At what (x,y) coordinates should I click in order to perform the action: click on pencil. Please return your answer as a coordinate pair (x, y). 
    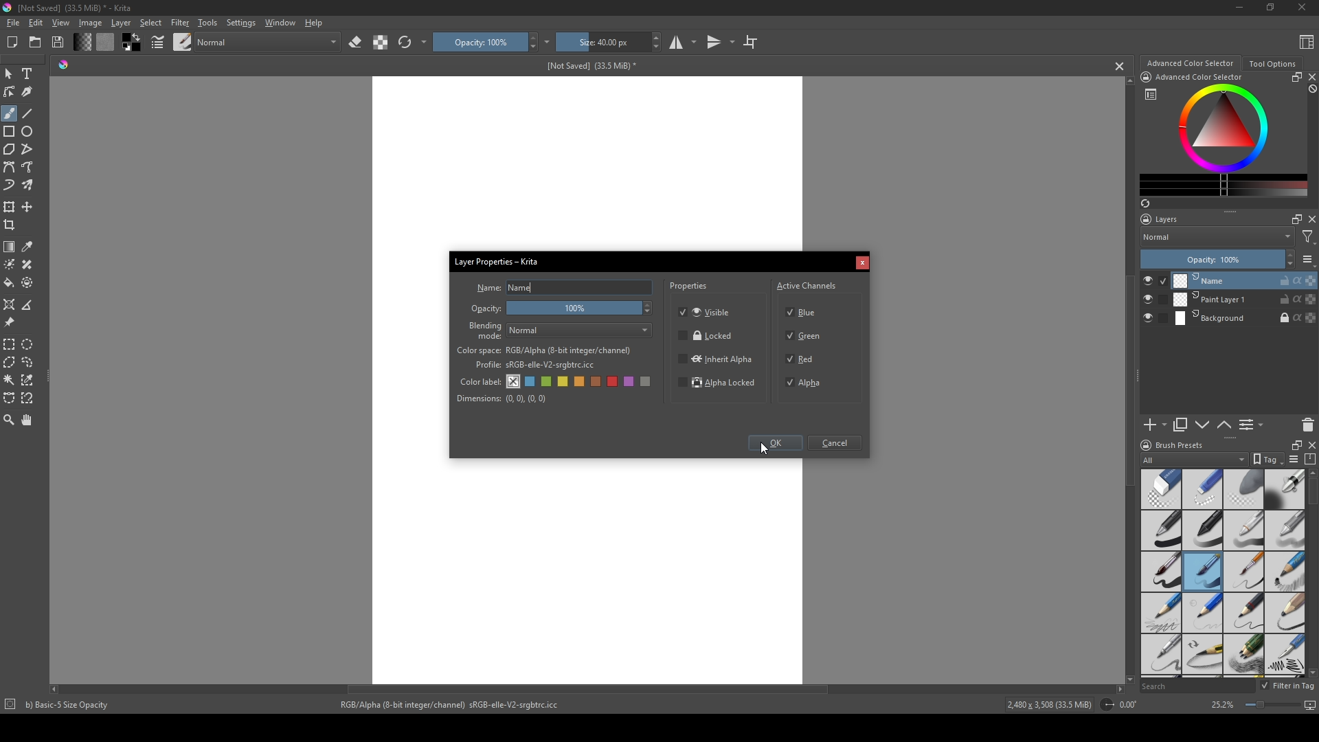
    Looking at the image, I should click on (1243, 613).